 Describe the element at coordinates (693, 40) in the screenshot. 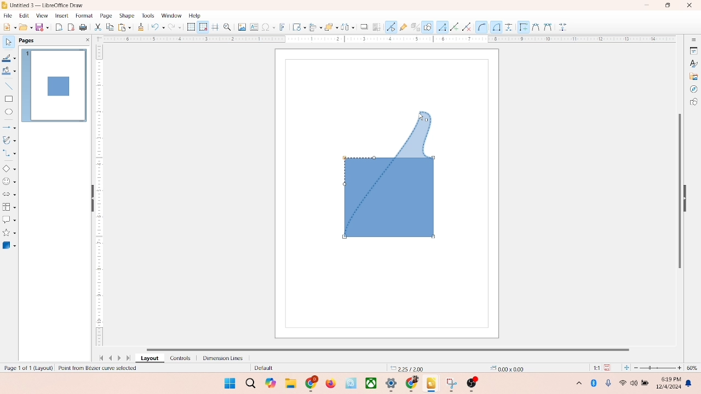

I see `sidebar settings` at that location.